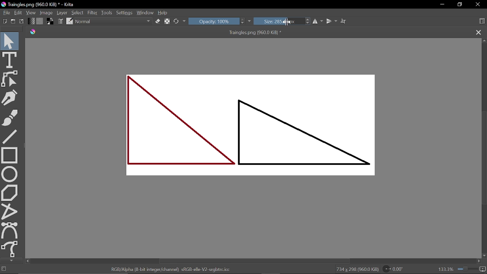 The height and width of the screenshot is (274, 487). I want to click on Move up, so click(484, 41).